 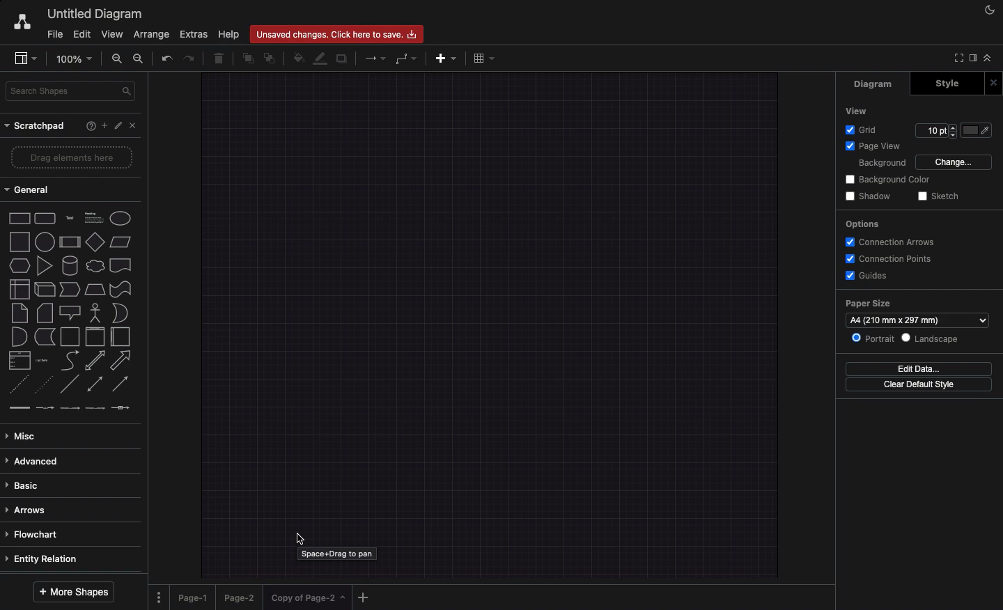 I want to click on Line color, so click(x=318, y=59).